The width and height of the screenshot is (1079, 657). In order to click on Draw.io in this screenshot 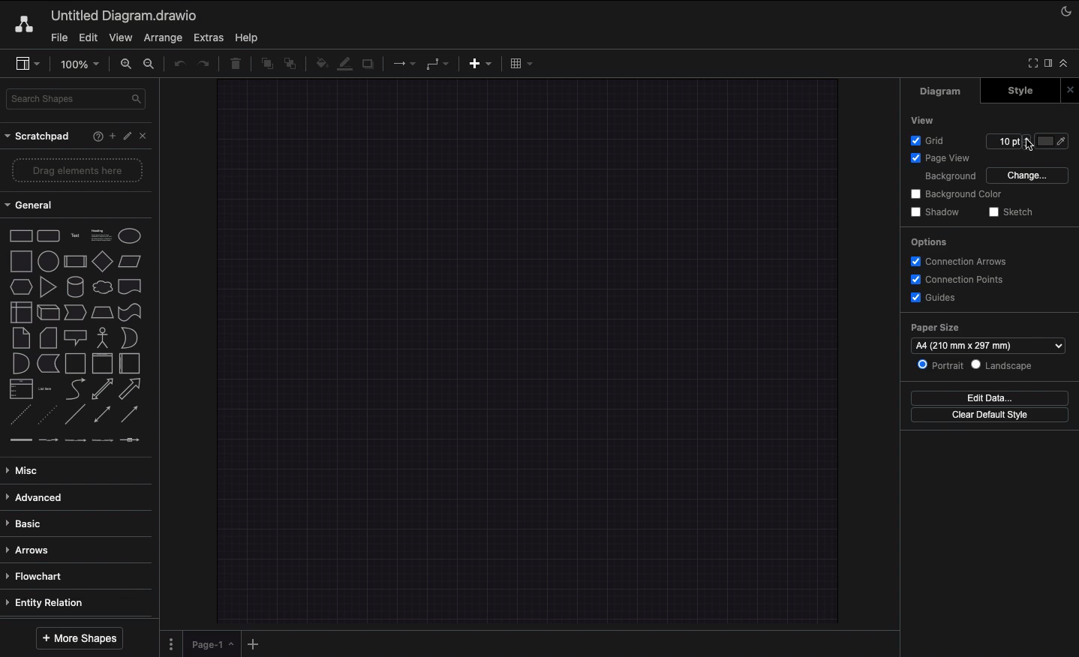, I will do `click(26, 25)`.